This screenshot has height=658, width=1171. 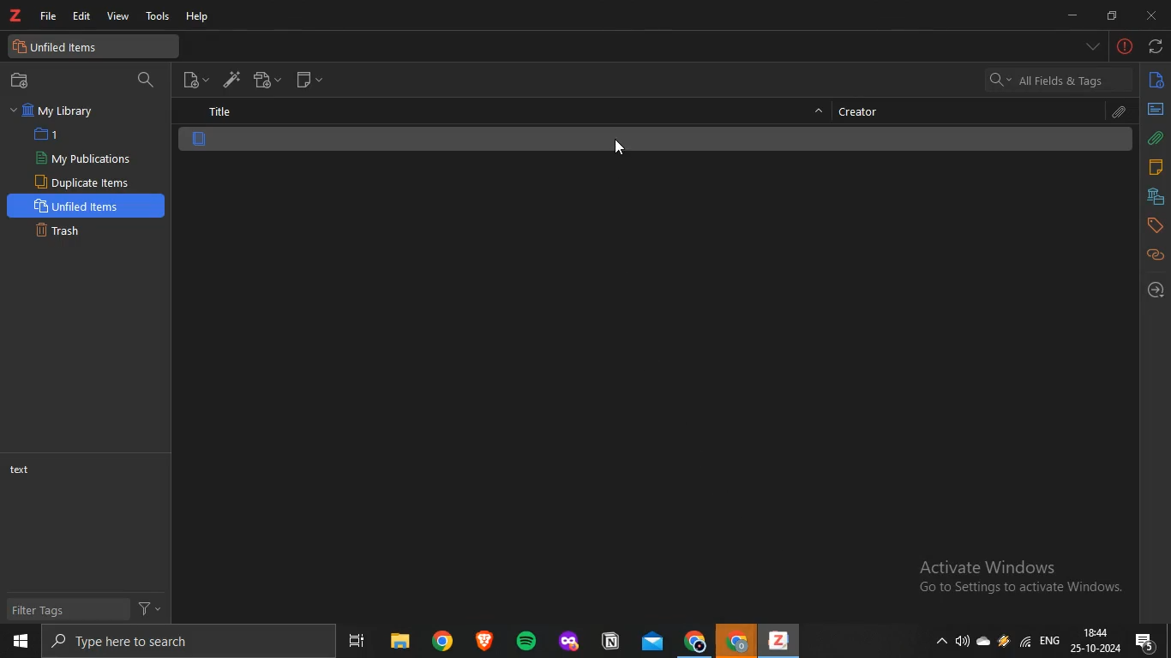 I want to click on view, so click(x=118, y=15).